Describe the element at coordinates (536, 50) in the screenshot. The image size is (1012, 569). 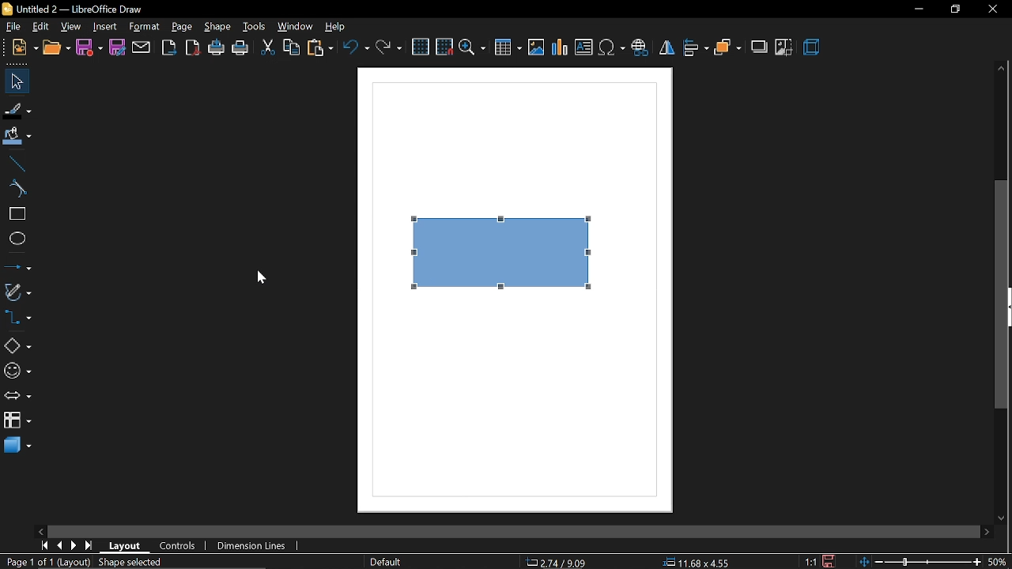
I see `insert image` at that location.